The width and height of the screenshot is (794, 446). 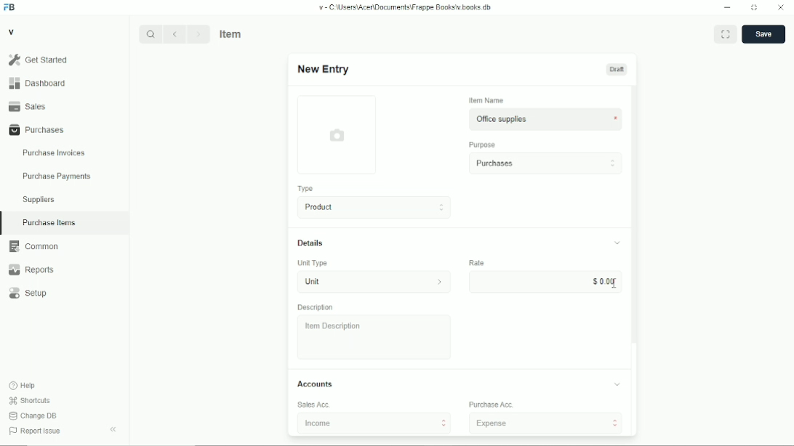 What do you see at coordinates (356, 282) in the screenshot?
I see `unit` at bounding box center [356, 282].